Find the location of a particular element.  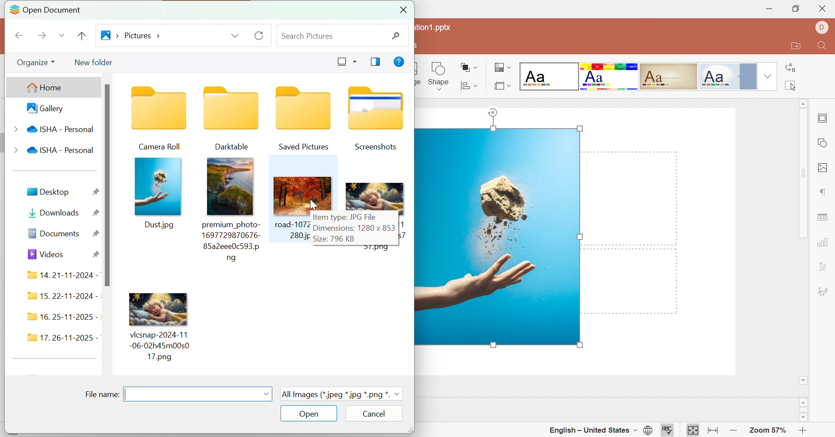

Image is located at coordinates (158, 310).